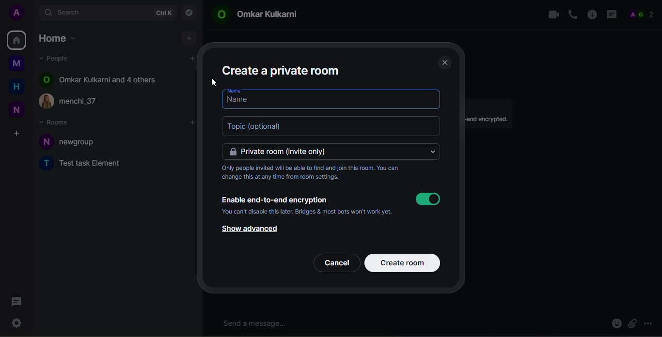 The height and width of the screenshot is (337, 662). Describe the element at coordinates (18, 12) in the screenshot. I see `profile` at that location.